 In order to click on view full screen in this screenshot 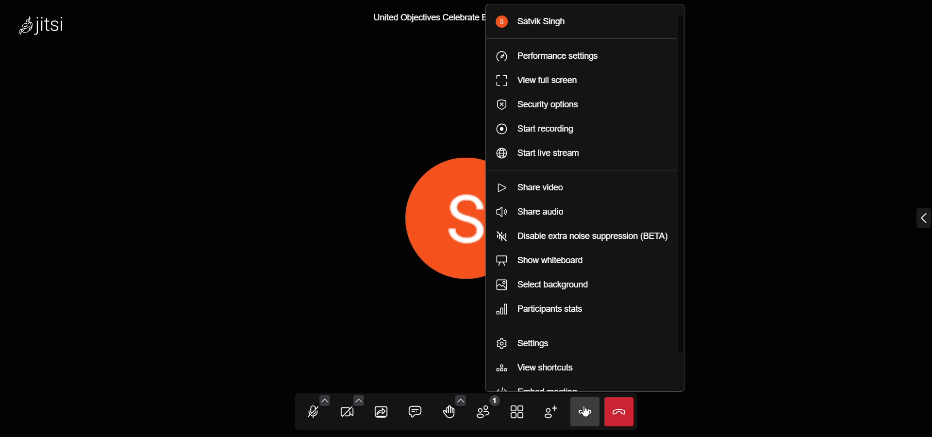, I will do `click(544, 81)`.